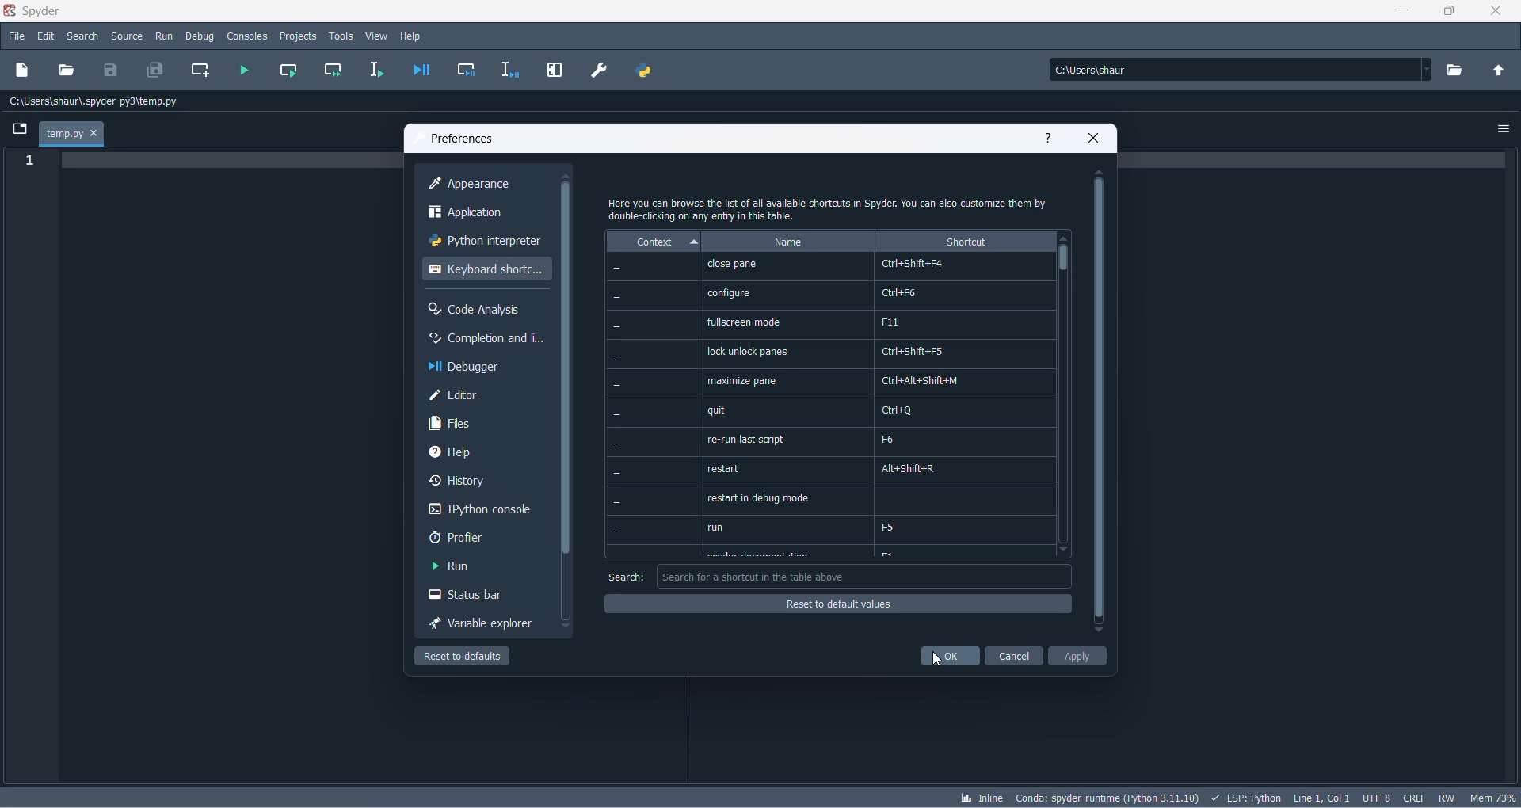 Image resolution: width=1521 pixels, height=808 pixels. Describe the element at coordinates (462, 138) in the screenshot. I see `preferences` at that location.